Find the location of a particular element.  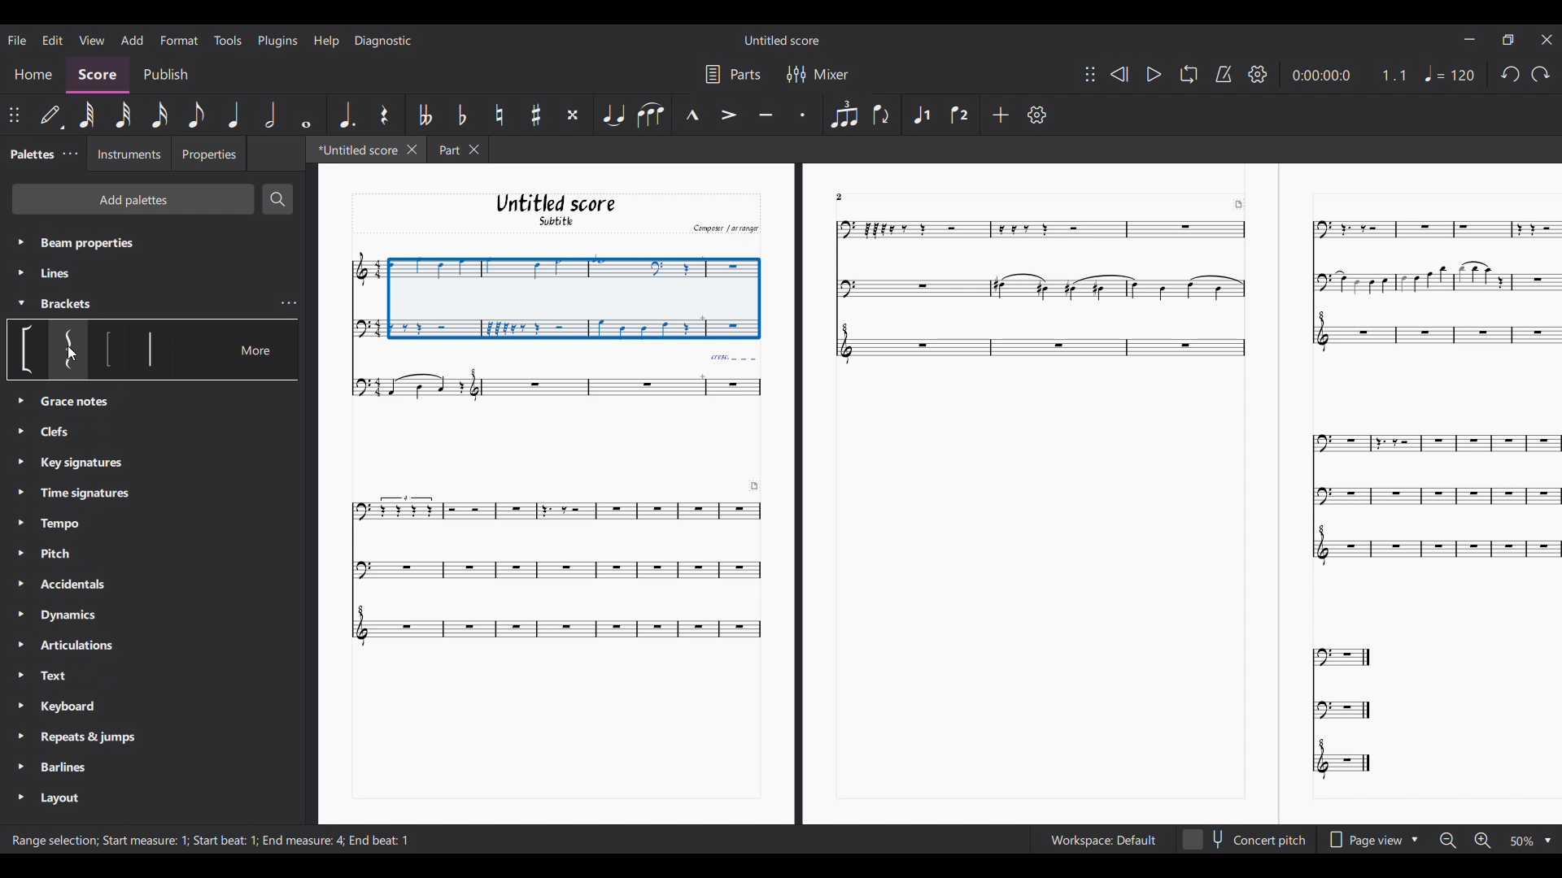

Zoom options is located at coordinates (1521, 841).